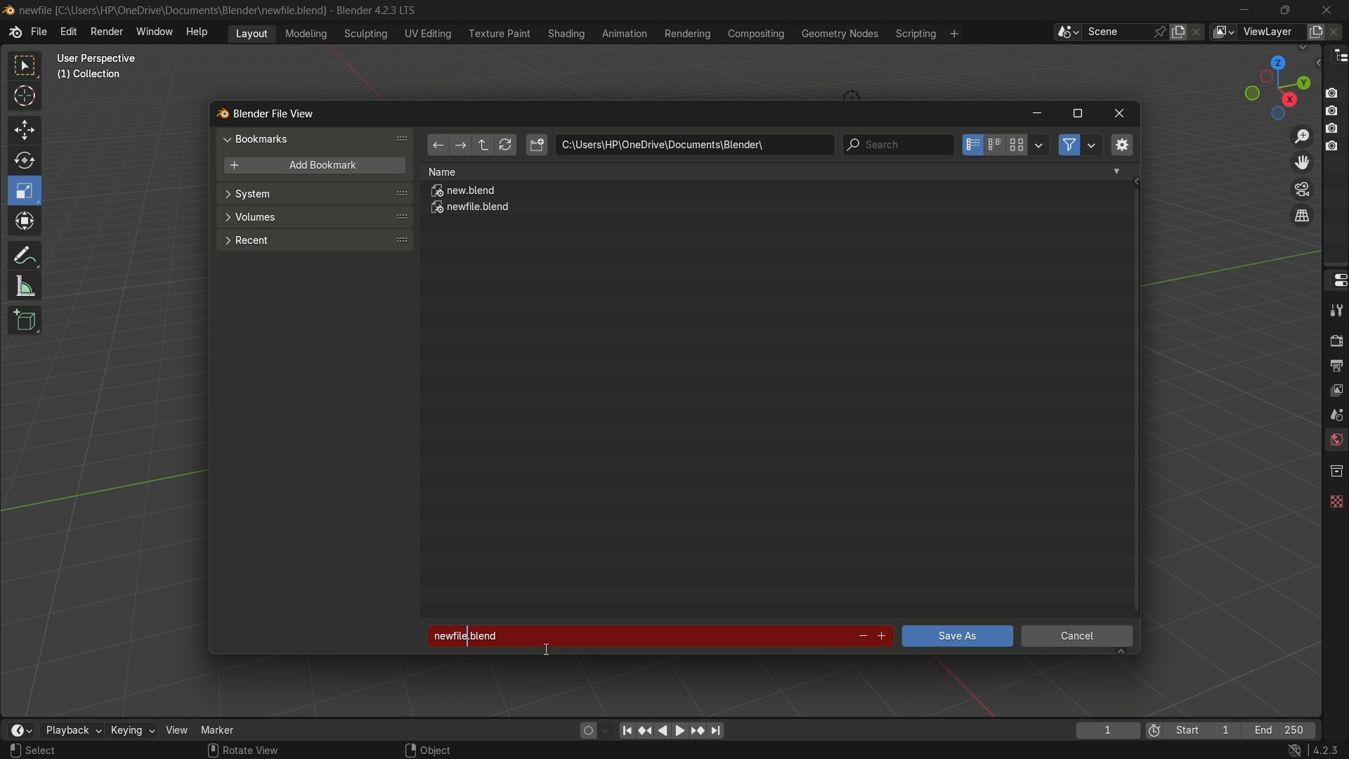  What do you see at coordinates (953, 33) in the screenshot?
I see `add workspace` at bounding box center [953, 33].